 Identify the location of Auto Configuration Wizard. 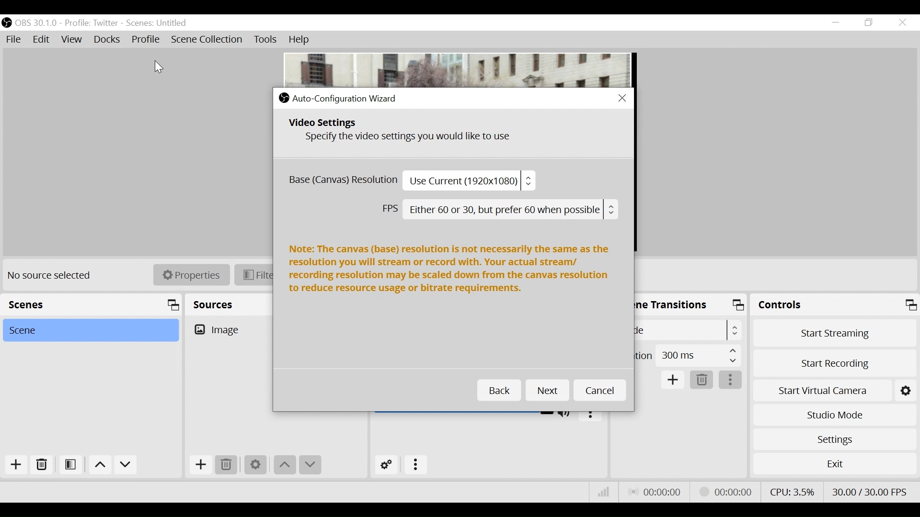
(339, 98).